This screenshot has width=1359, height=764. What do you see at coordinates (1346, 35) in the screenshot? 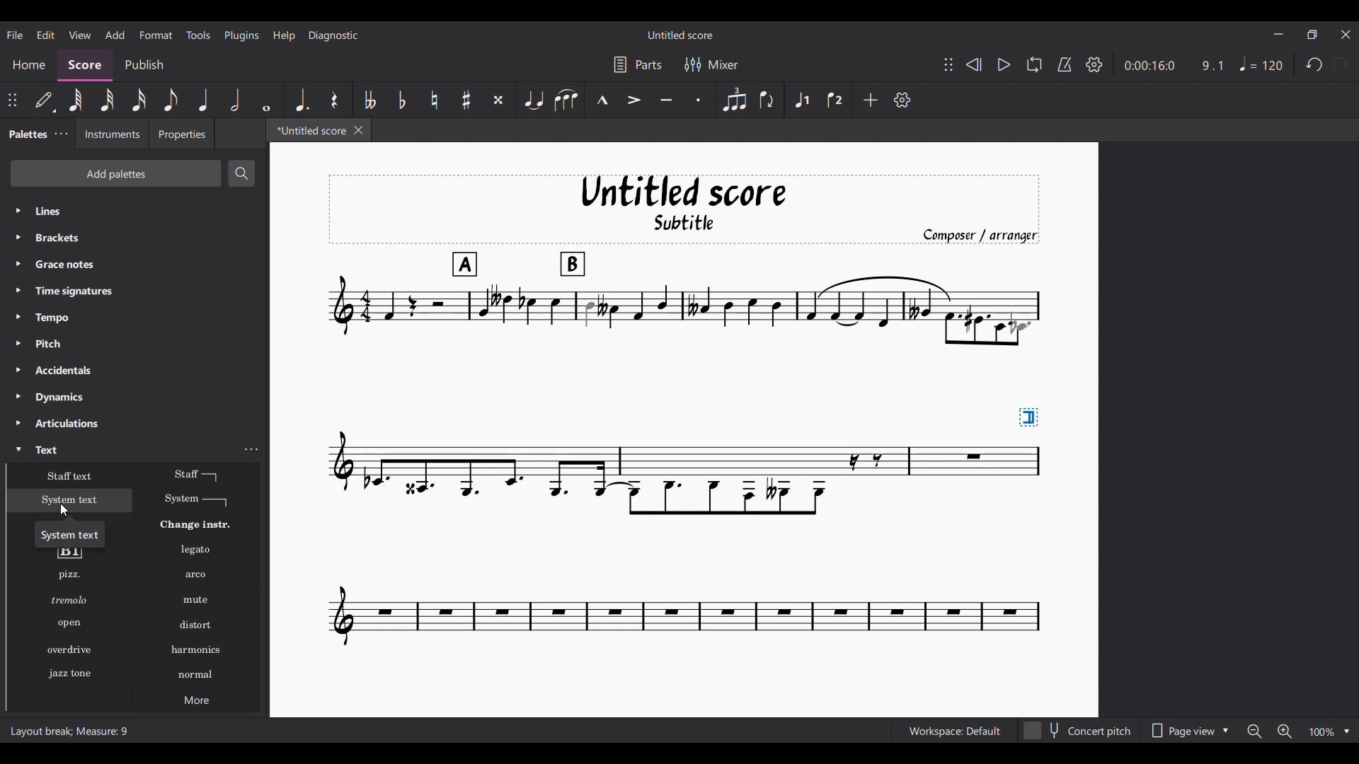
I see `Close interface` at bounding box center [1346, 35].